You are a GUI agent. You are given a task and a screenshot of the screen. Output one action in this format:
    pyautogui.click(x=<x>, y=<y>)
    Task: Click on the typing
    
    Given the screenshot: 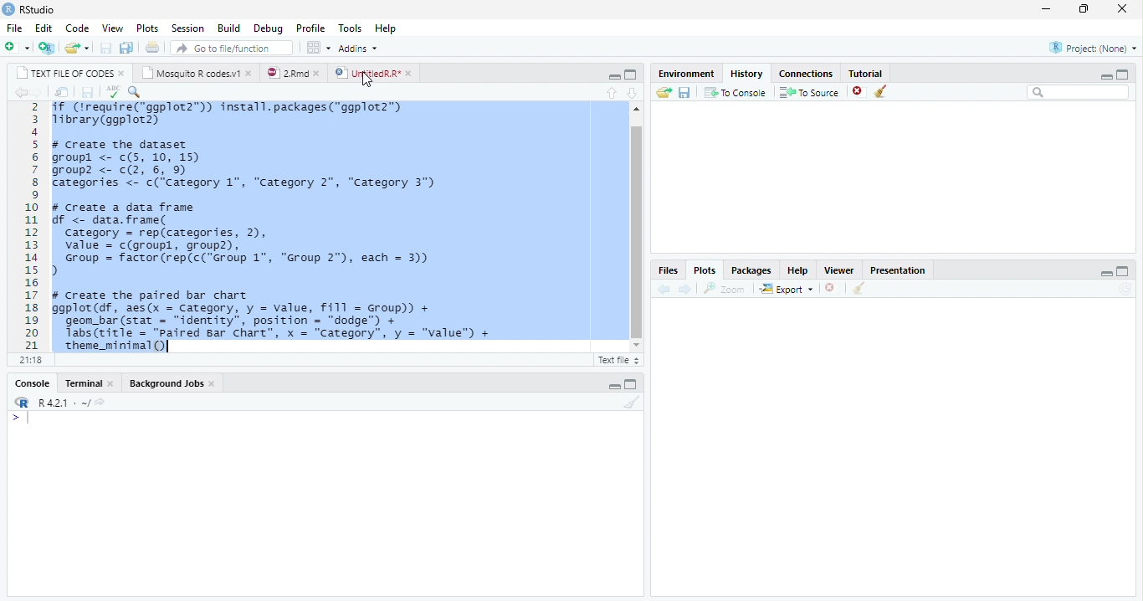 What is the action you would take?
    pyautogui.click(x=19, y=418)
    